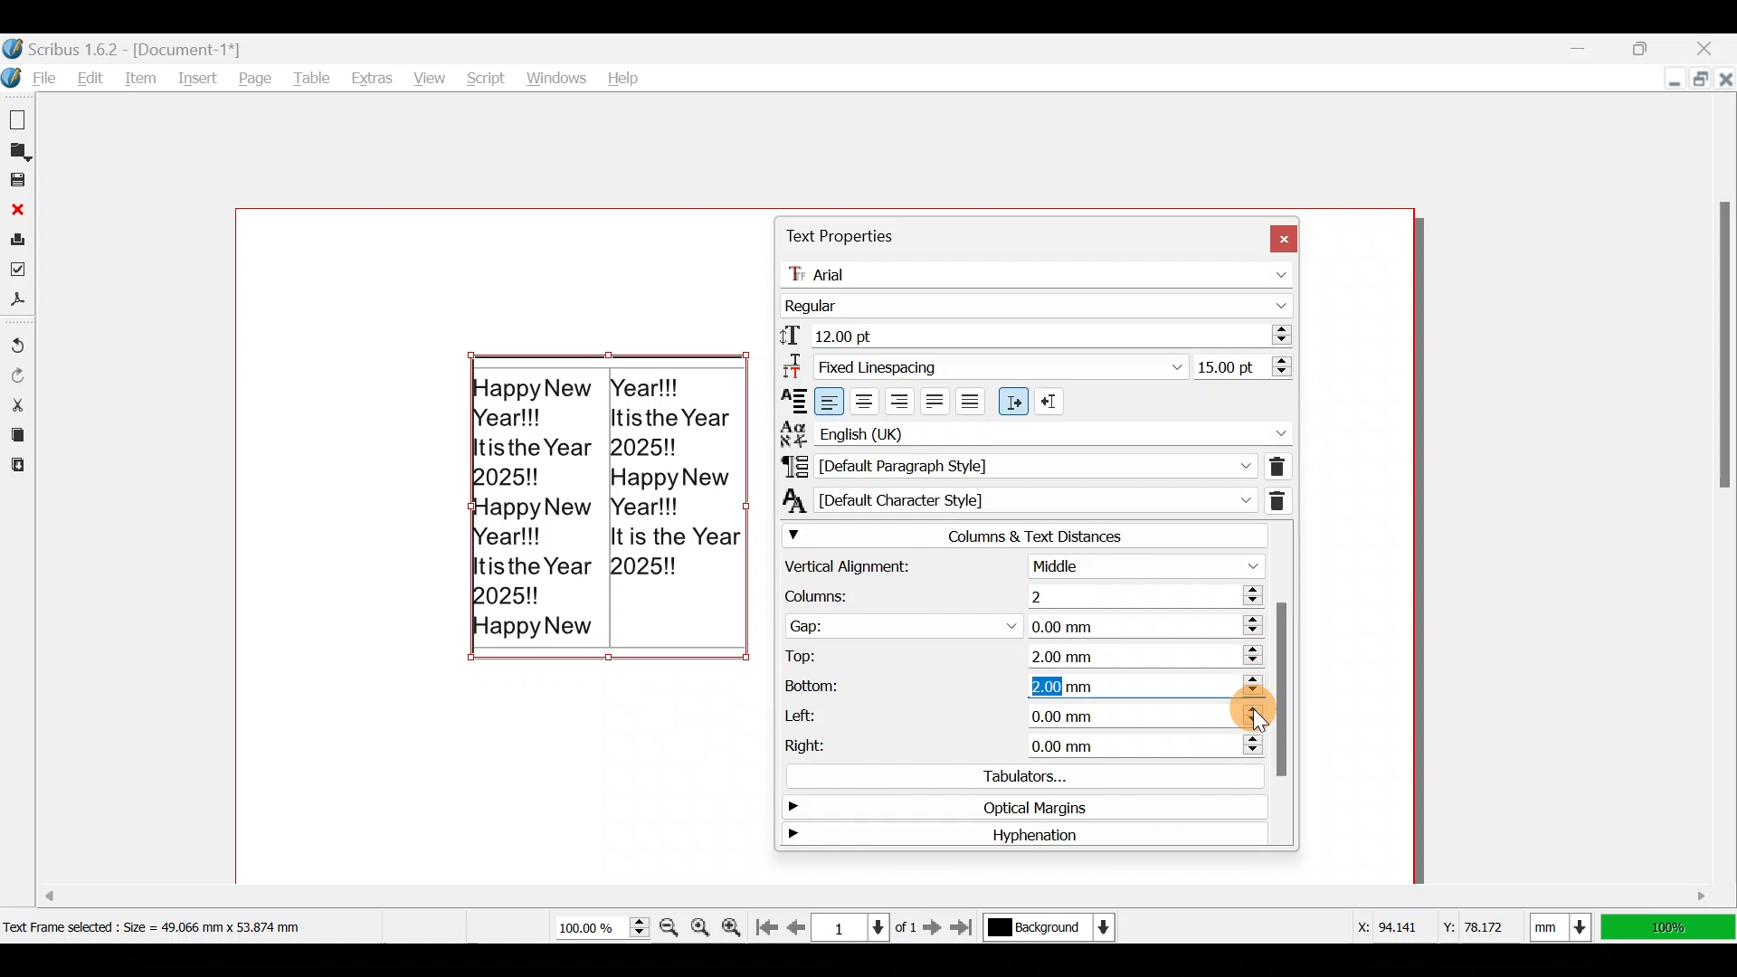 Image resolution: width=1737 pixels, height=977 pixels. I want to click on Undo, so click(18, 339).